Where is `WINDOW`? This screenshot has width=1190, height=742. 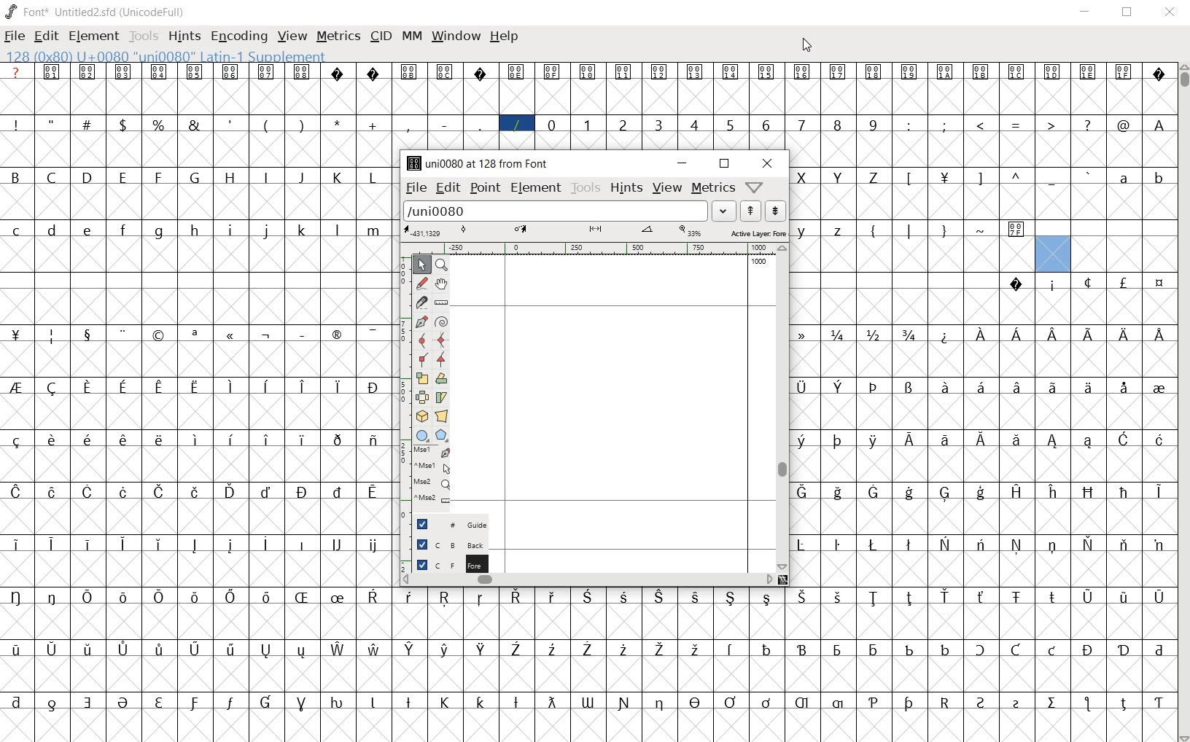
WINDOW is located at coordinates (454, 36).